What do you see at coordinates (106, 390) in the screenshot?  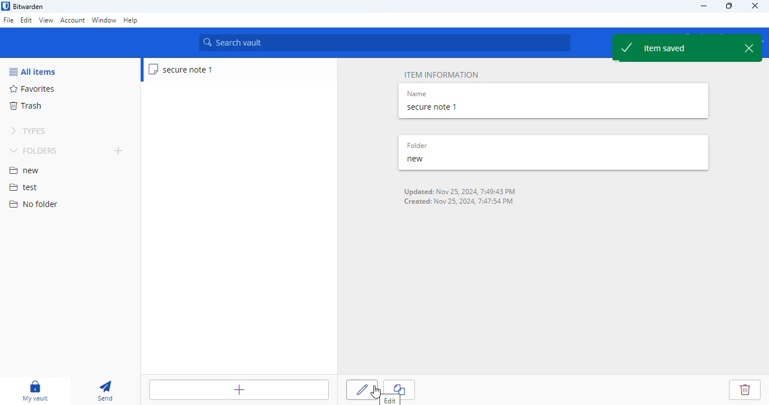 I see `send` at bounding box center [106, 390].